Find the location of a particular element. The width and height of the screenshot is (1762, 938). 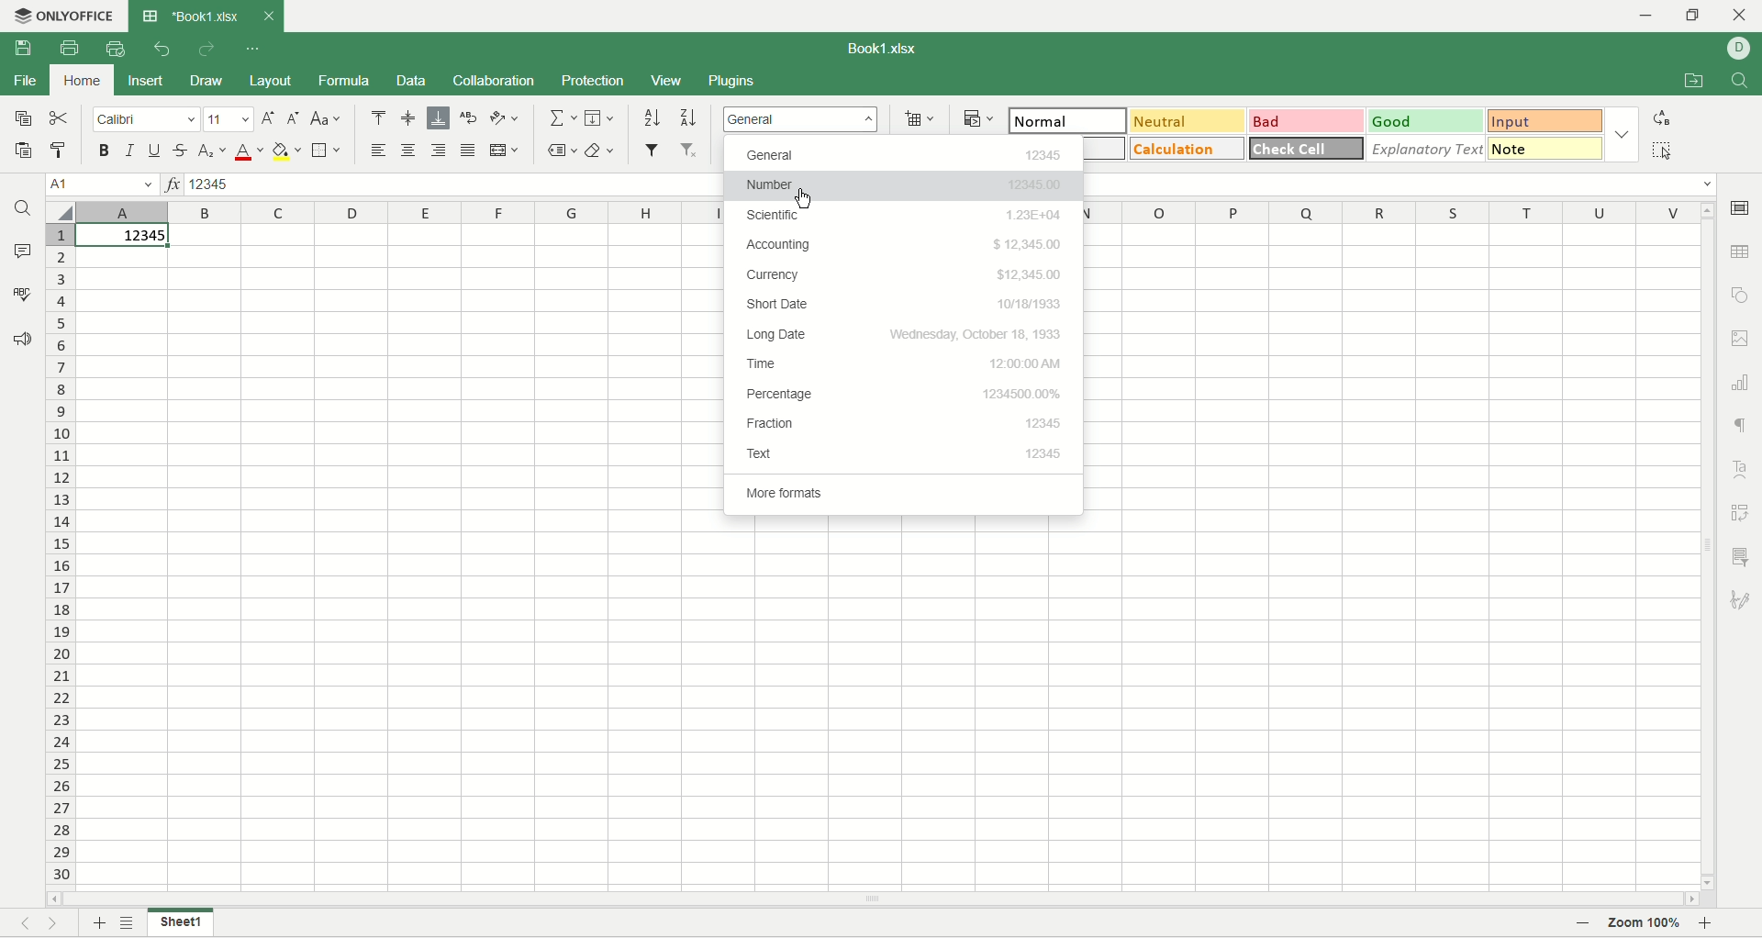

input line is located at coordinates (1400, 187).